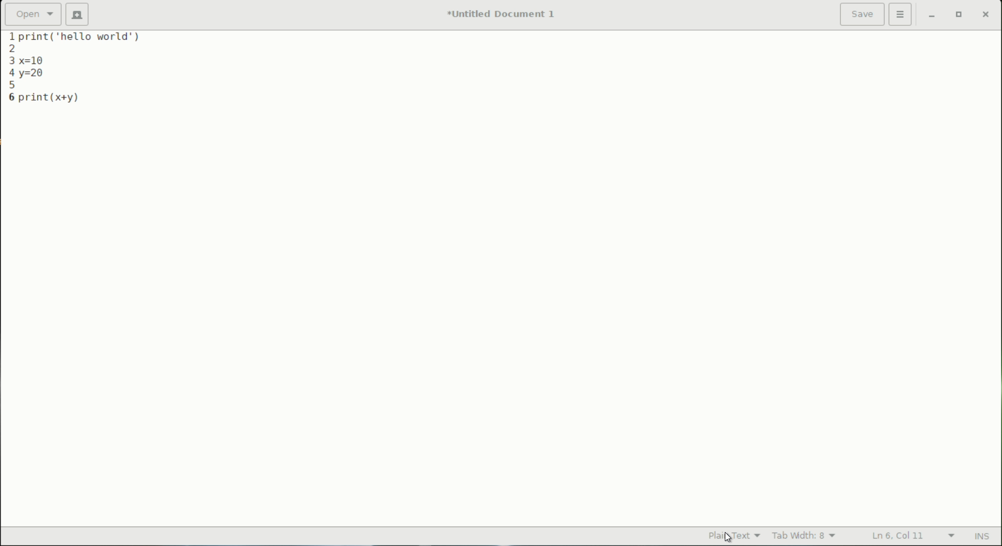 This screenshot has width=1002, height=546. Describe the element at coordinates (804, 537) in the screenshot. I see `tab width` at that location.